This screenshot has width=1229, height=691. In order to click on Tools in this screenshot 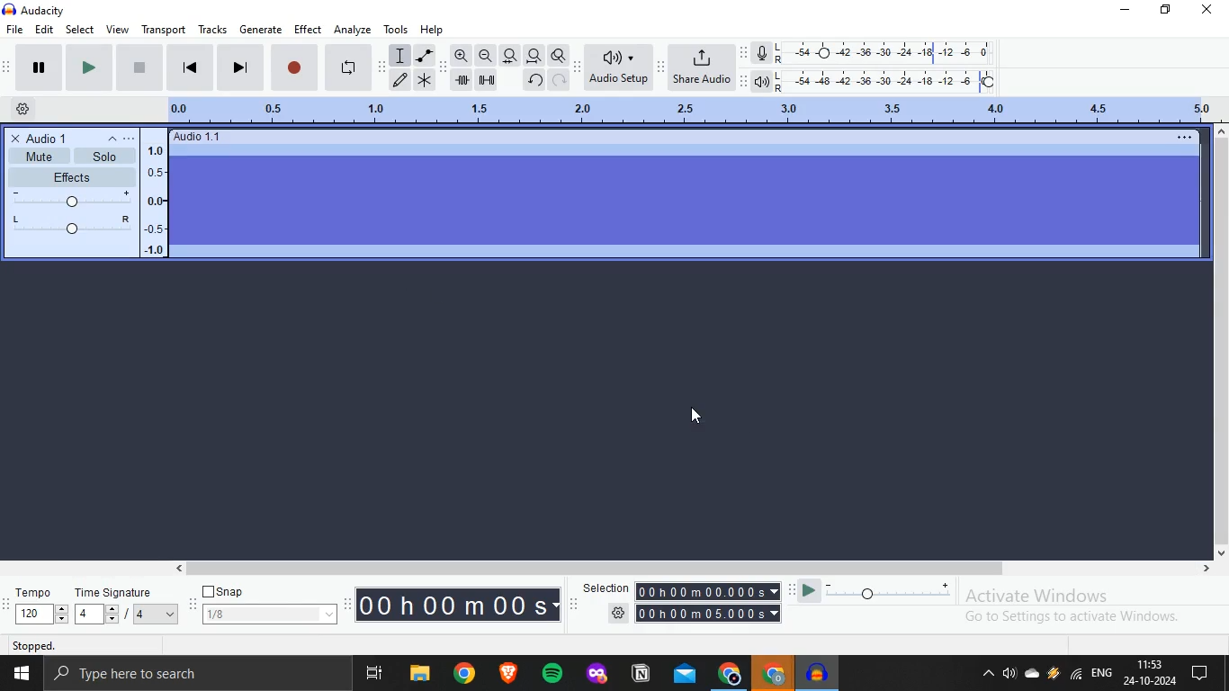, I will do `click(397, 28)`.